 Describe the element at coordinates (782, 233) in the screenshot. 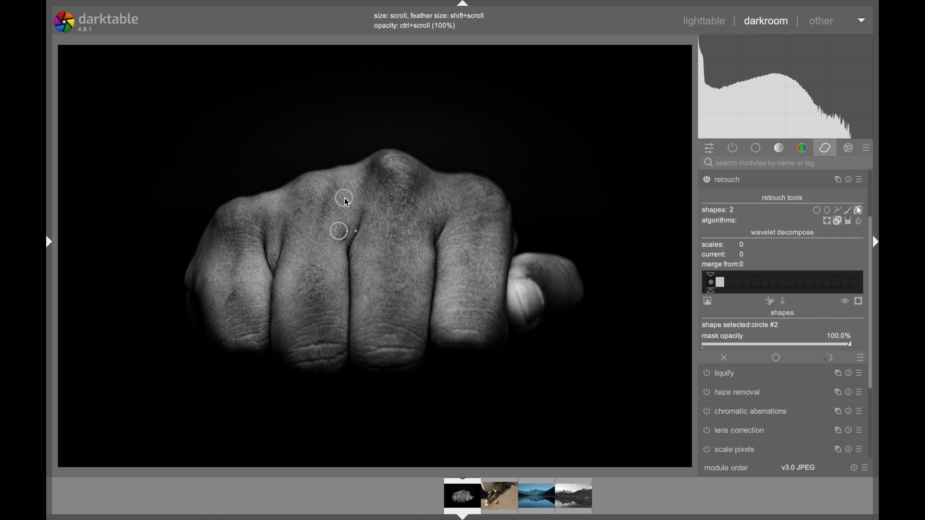

I see `wavelet decompose` at that location.